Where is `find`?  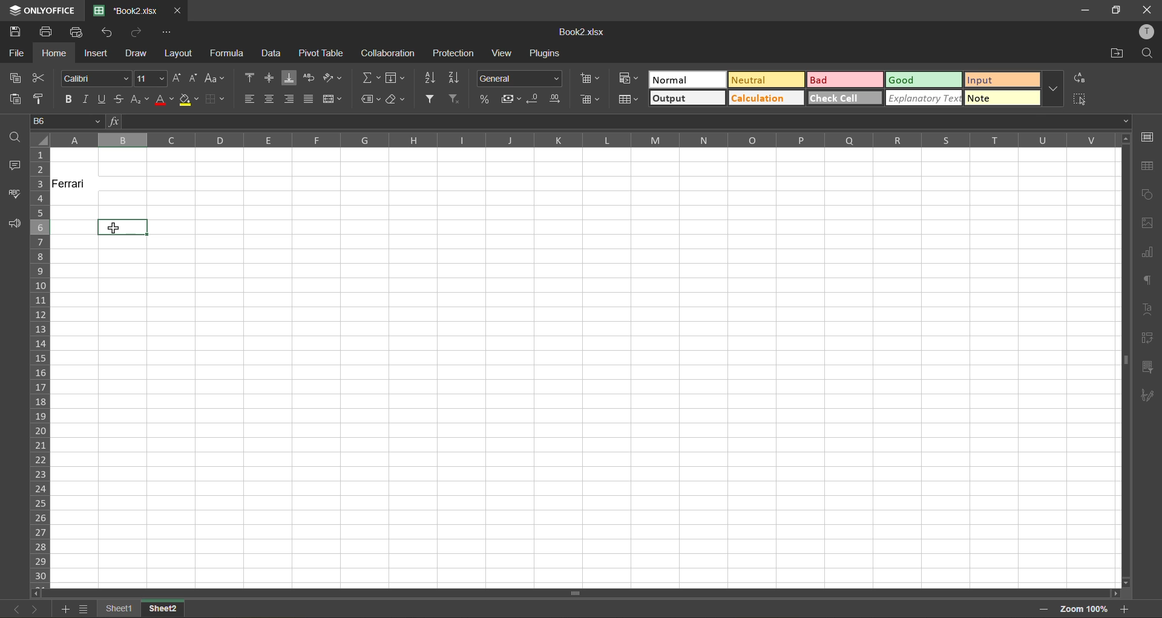 find is located at coordinates (14, 136).